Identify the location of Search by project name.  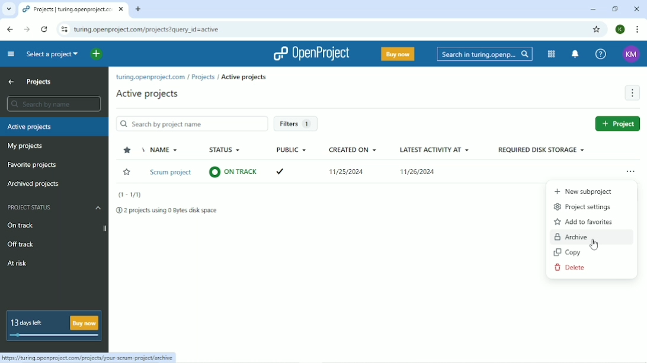
(191, 124).